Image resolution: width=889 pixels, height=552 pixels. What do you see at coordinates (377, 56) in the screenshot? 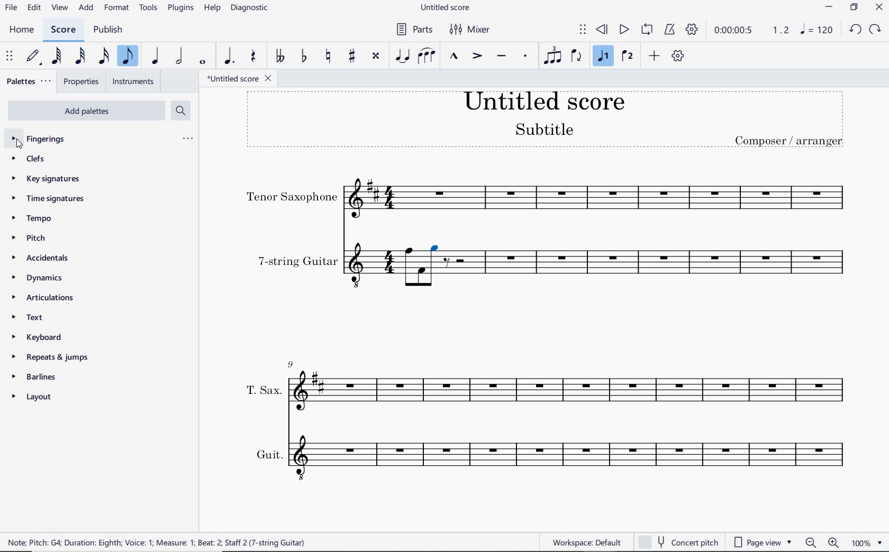
I see `TOGGLE DOUBLE-SHARP` at bounding box center [377, 56].